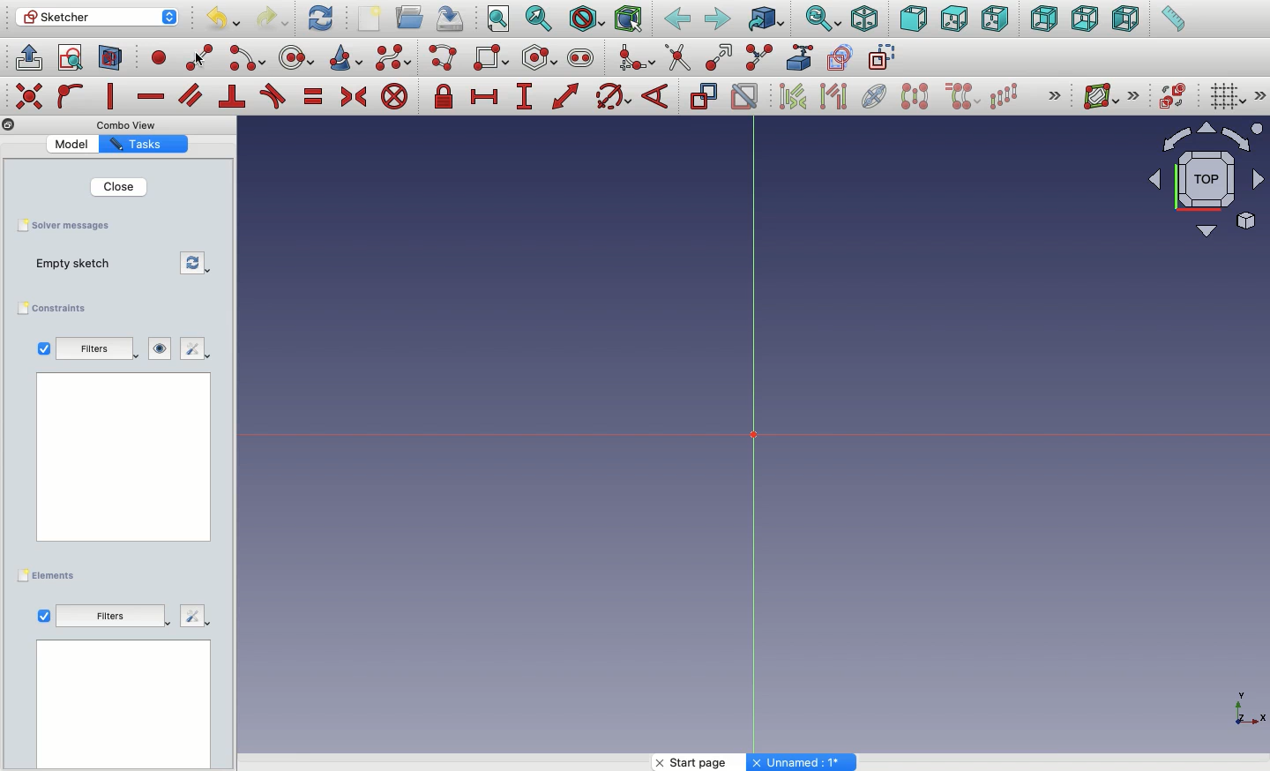  What do you see at coordinates (566, 96) in the screenshot?
I see `Constrain distance` at bounding box center [566, 96].